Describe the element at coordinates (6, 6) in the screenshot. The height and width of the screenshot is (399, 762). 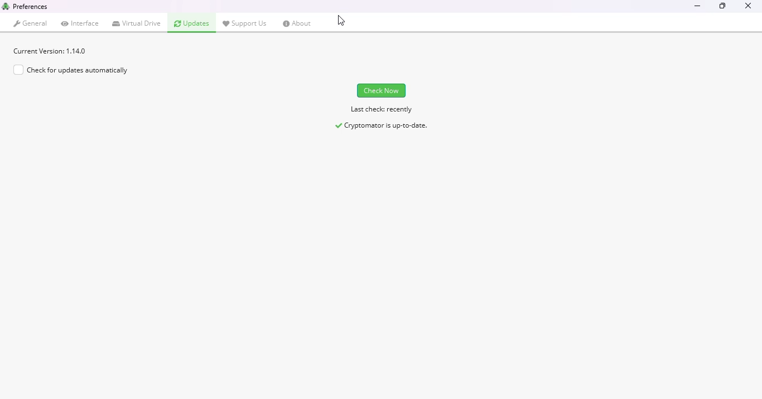
I see `logo` at that location.